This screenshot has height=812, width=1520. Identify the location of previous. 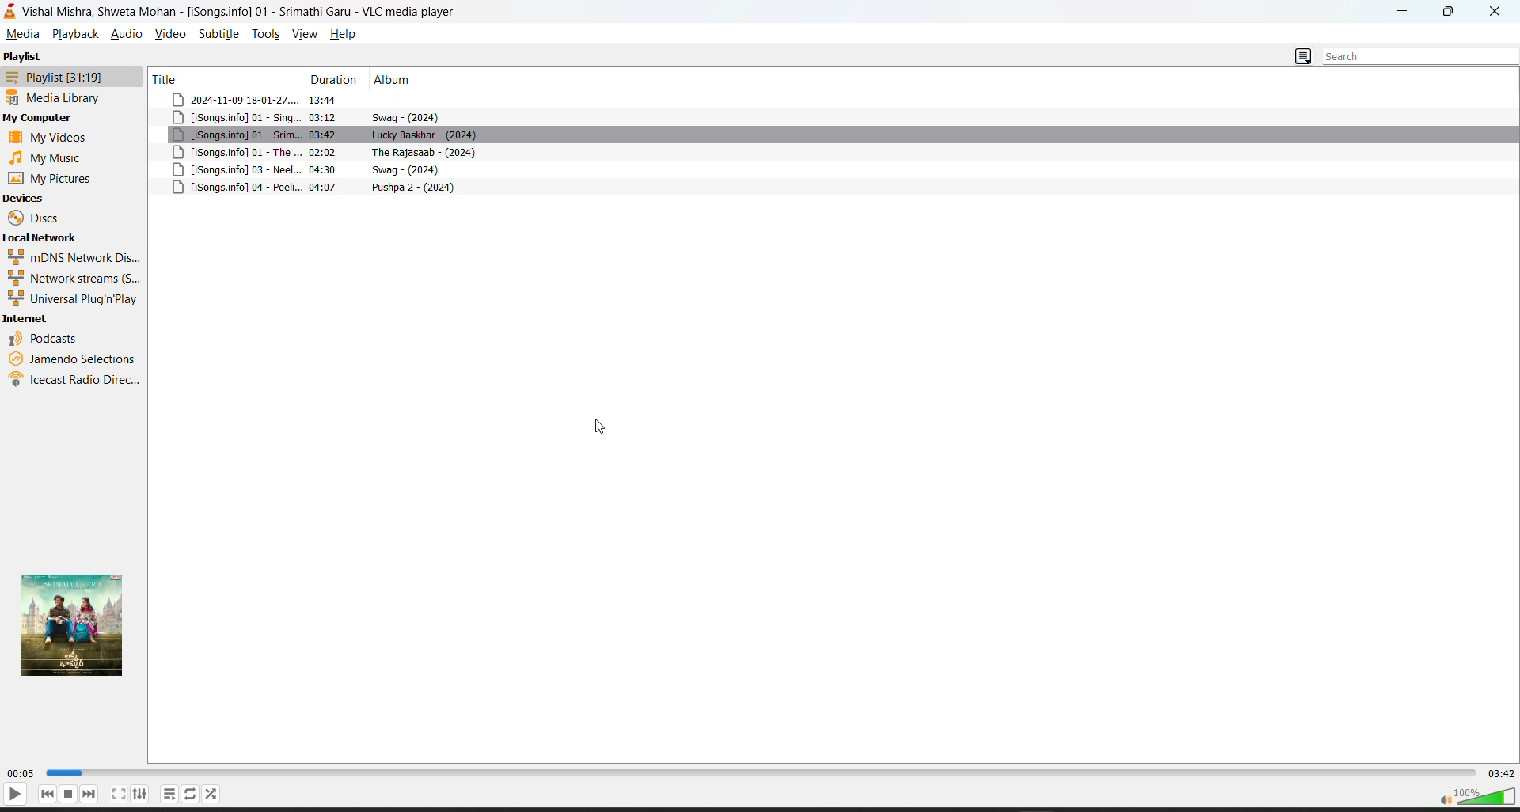
(47, 794).